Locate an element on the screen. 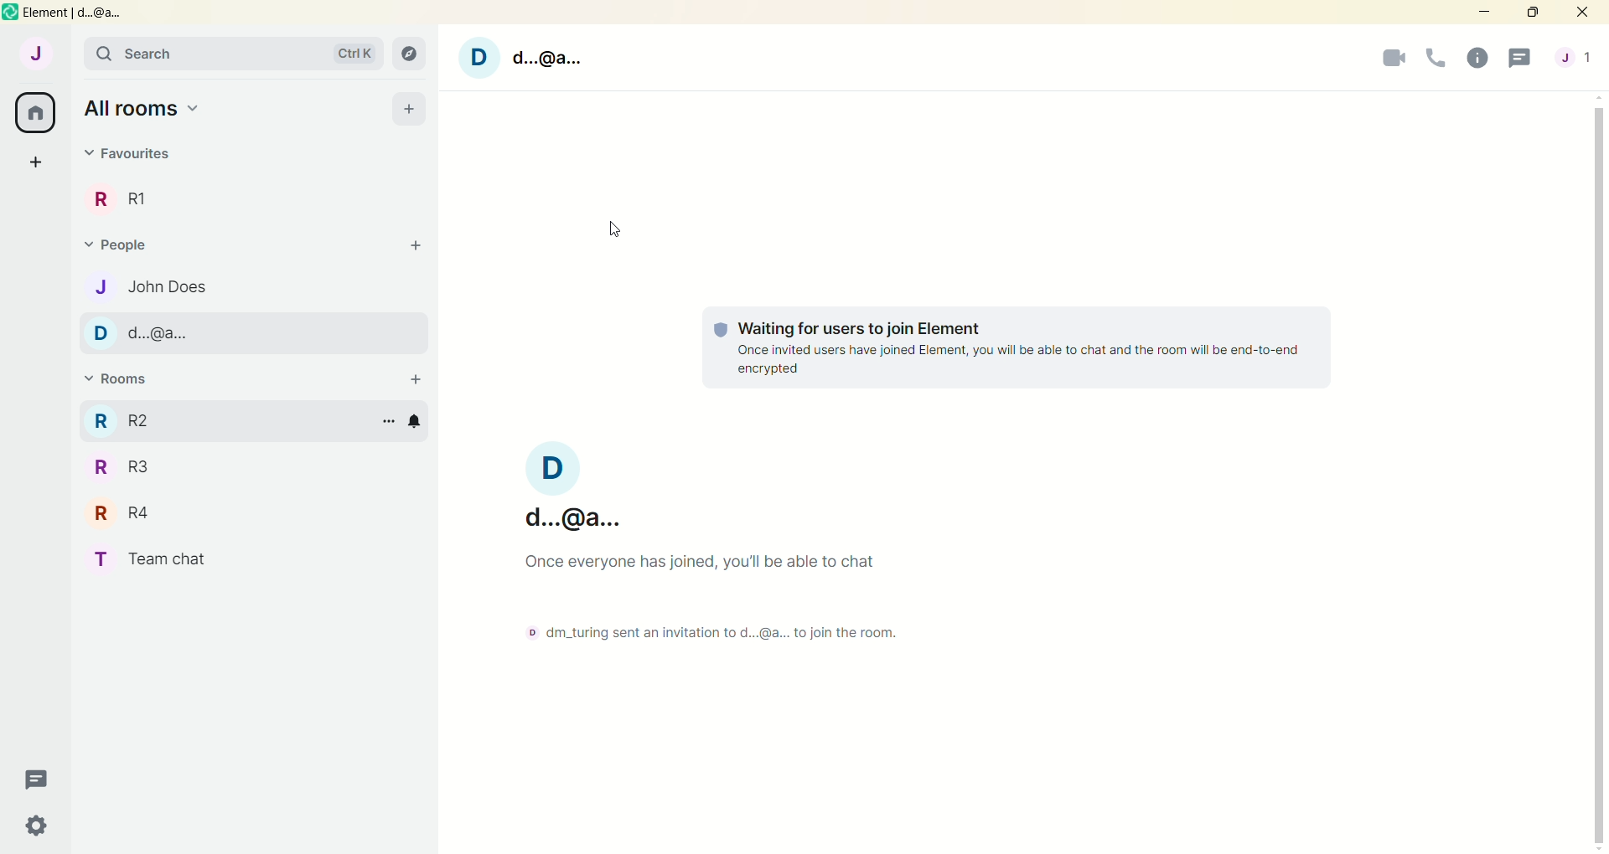 The height and width of the screenshot is (854, 1609). all rooms is located at coordinates (34, 113).